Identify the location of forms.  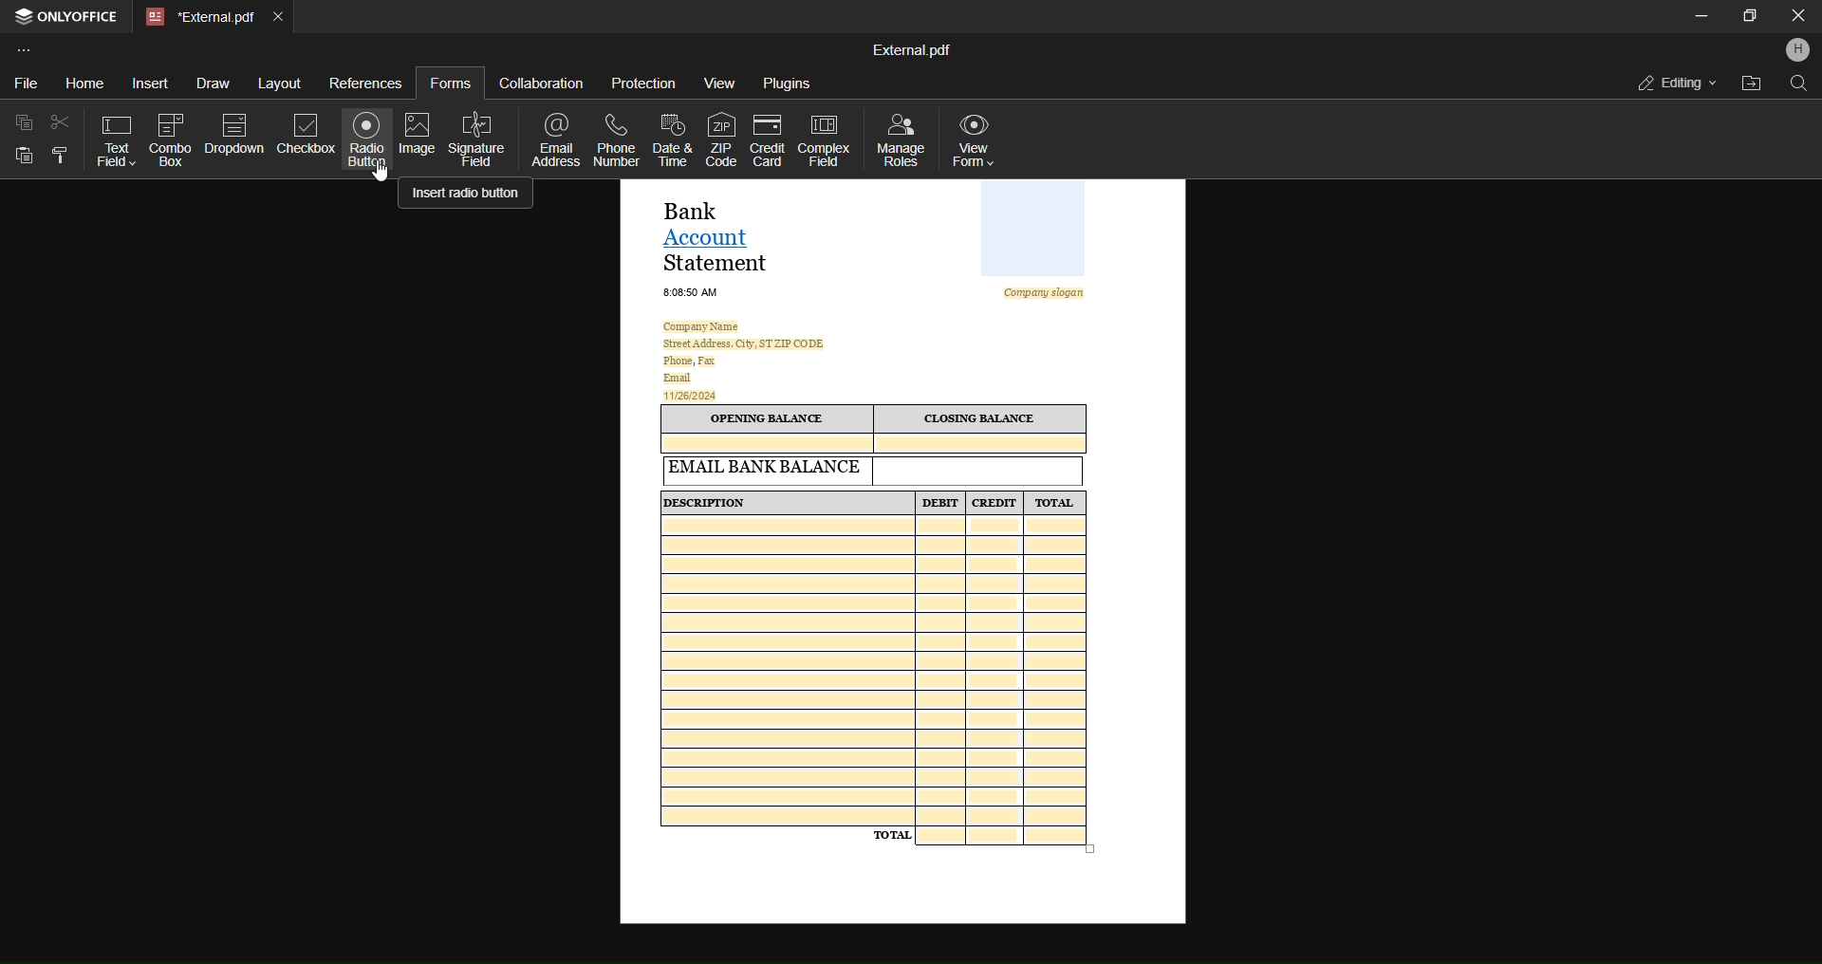
(447, 80).